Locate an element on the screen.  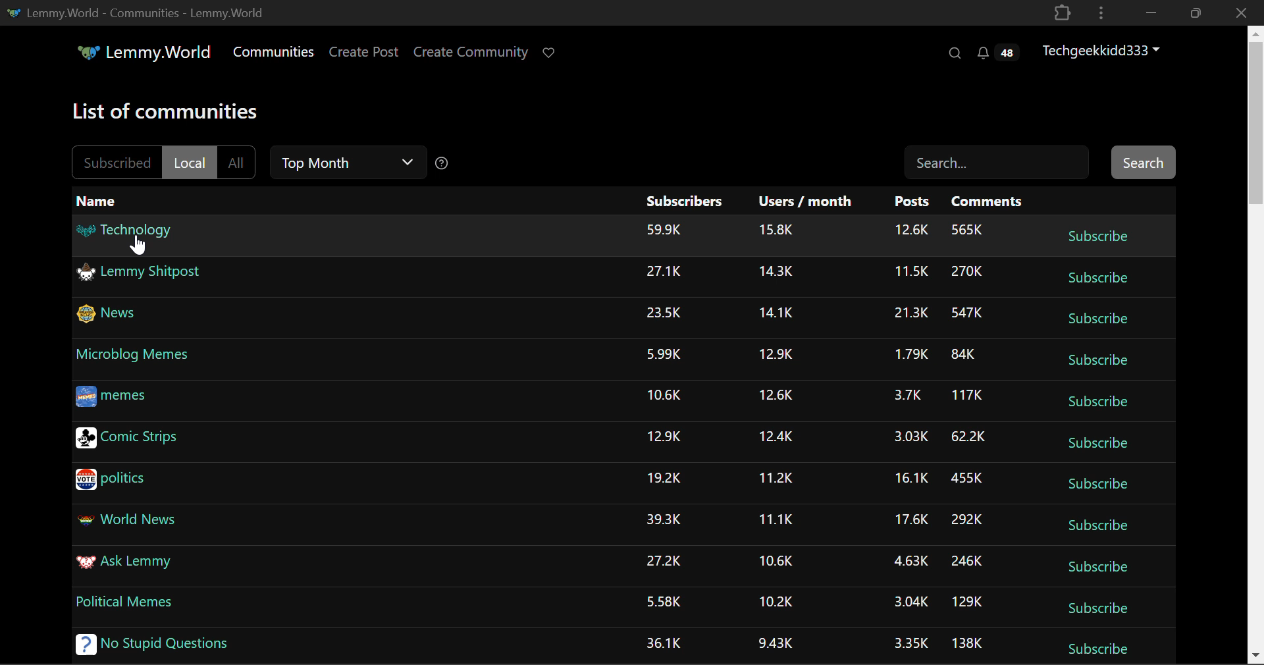
Amount  is located at coordinates (663, 229).